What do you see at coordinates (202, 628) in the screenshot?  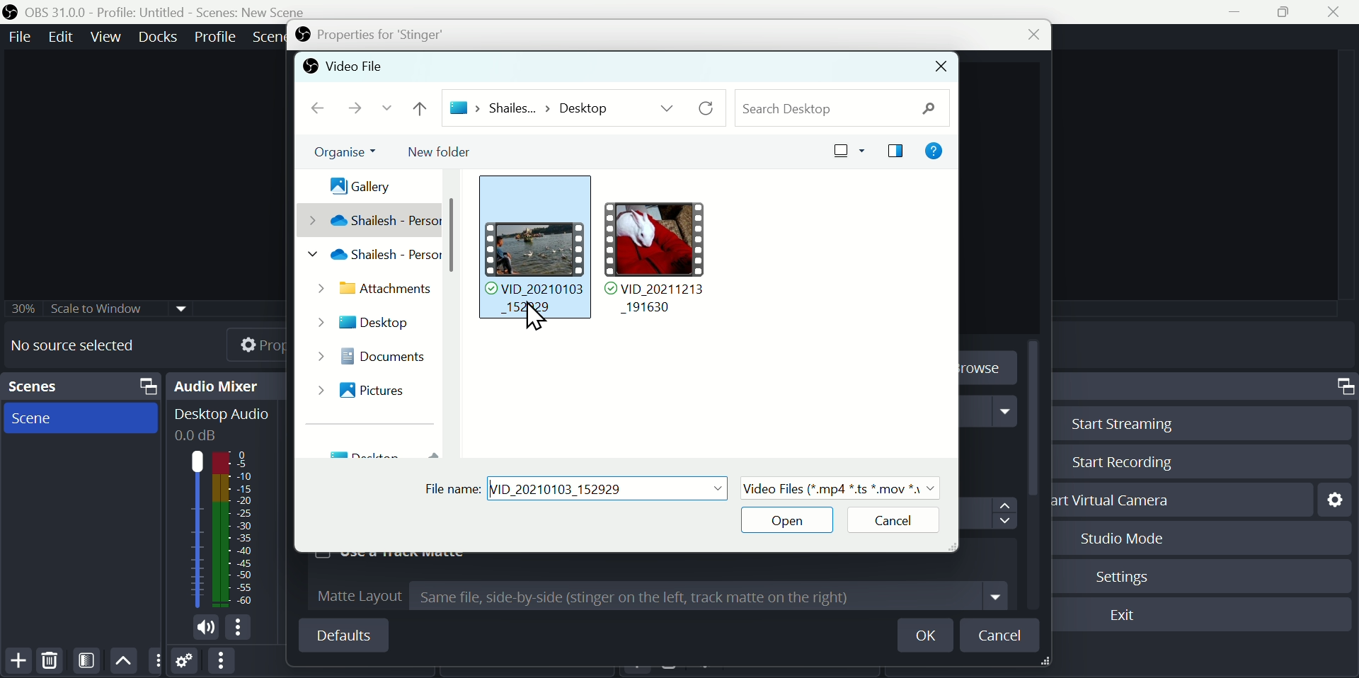 I see `volume` at bounding box center [202, 628].